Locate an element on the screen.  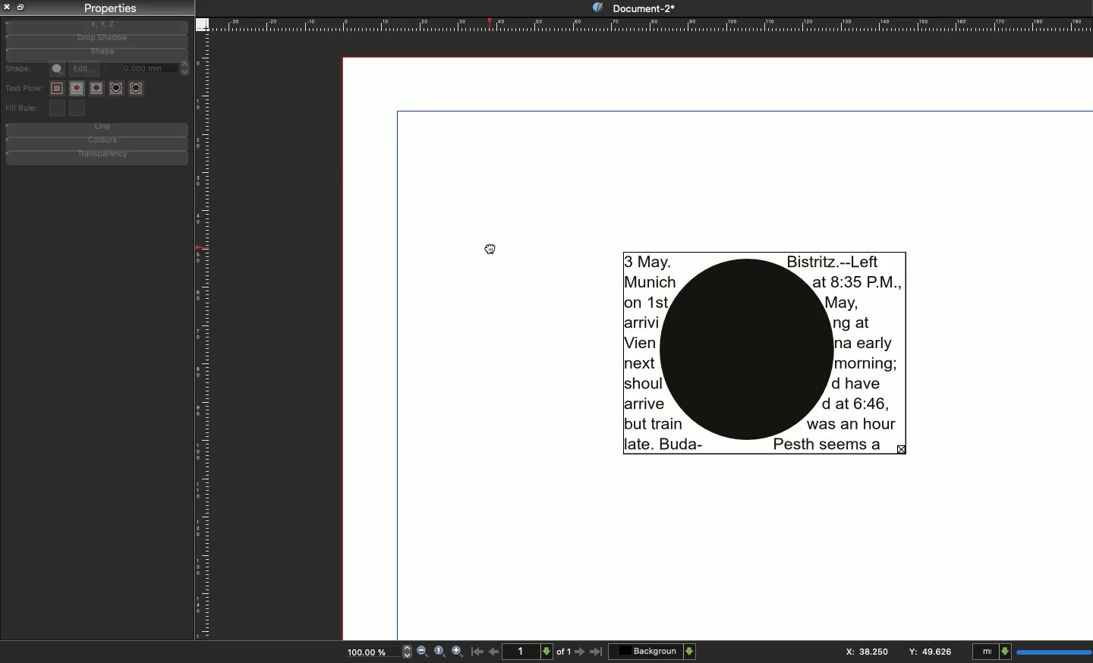
Fill rule is located at coordinates (24, 109).